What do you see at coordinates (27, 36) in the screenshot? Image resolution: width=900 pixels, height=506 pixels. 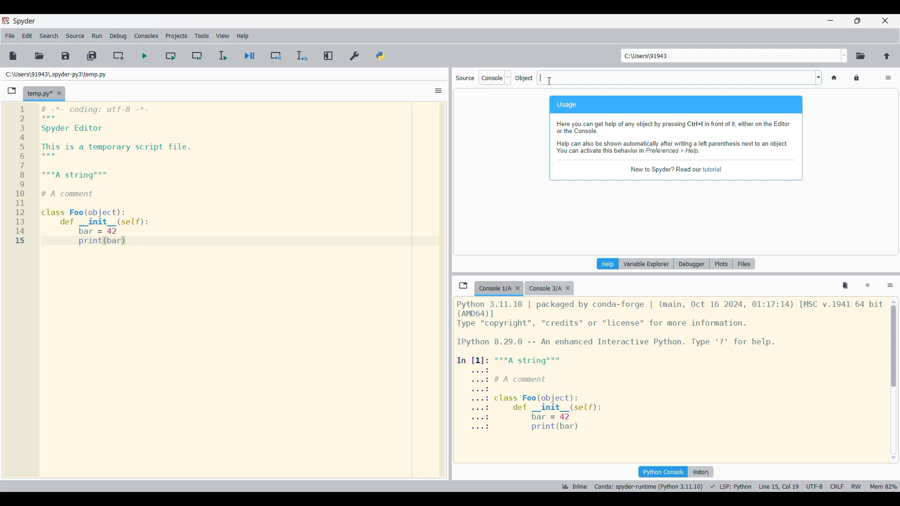 I see `Edit menu` at bounding box center [27, 36].